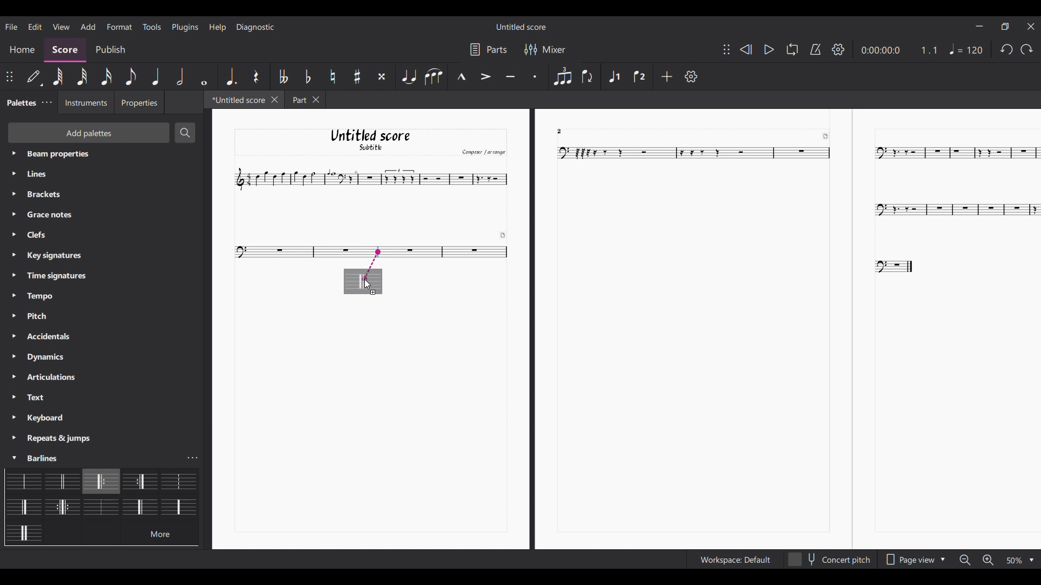 This screenshot has height=585, width=1041. I want to click on Add palette, so click(90, 132).